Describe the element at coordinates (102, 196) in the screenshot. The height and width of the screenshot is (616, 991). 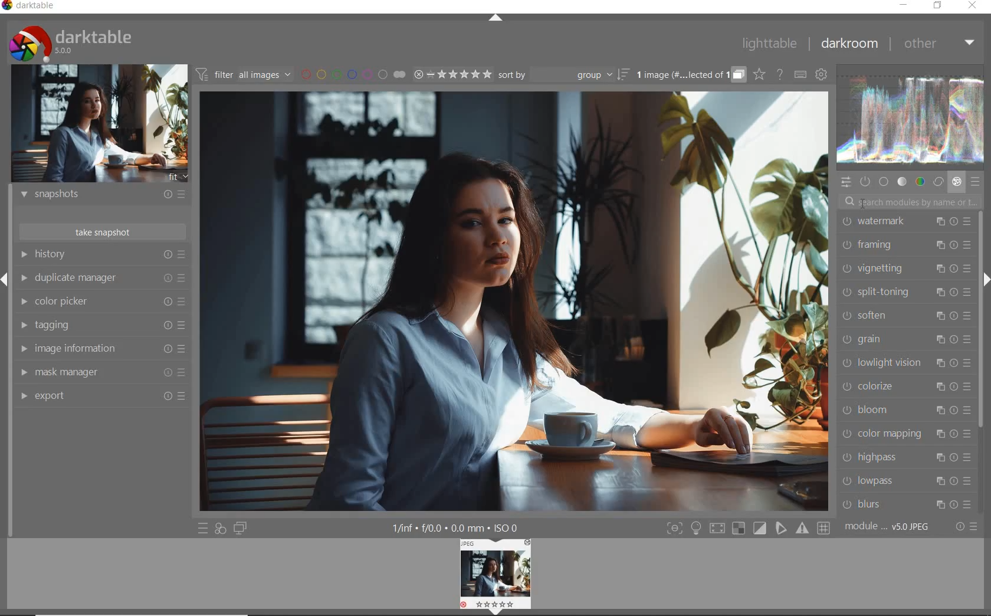
I see `snapshots` at that location.